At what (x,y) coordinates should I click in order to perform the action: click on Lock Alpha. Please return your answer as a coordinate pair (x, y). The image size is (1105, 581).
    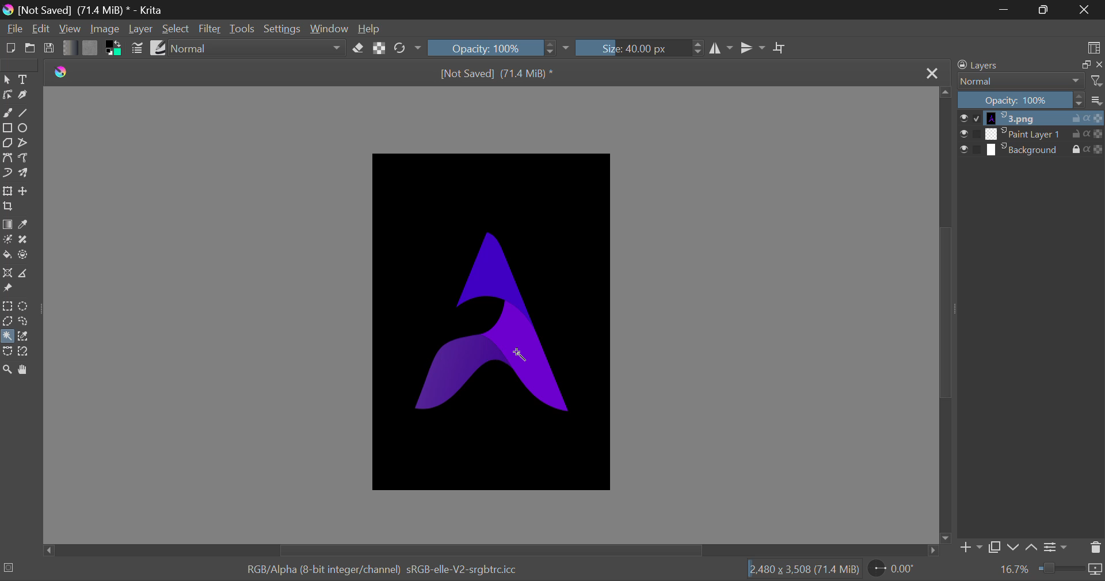
    Looking at the image, I should click on (379, 49).